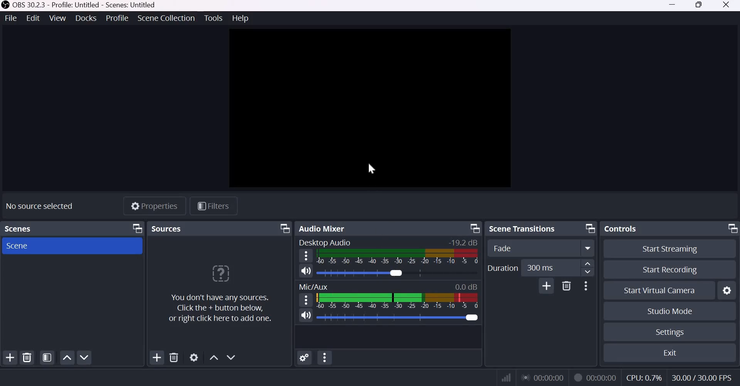 This screenshot has width=740, height=386. What do you see at coordinates (462, 243) in the screenshot?
I see `-19.2dB` at bounding box center [462, 243].